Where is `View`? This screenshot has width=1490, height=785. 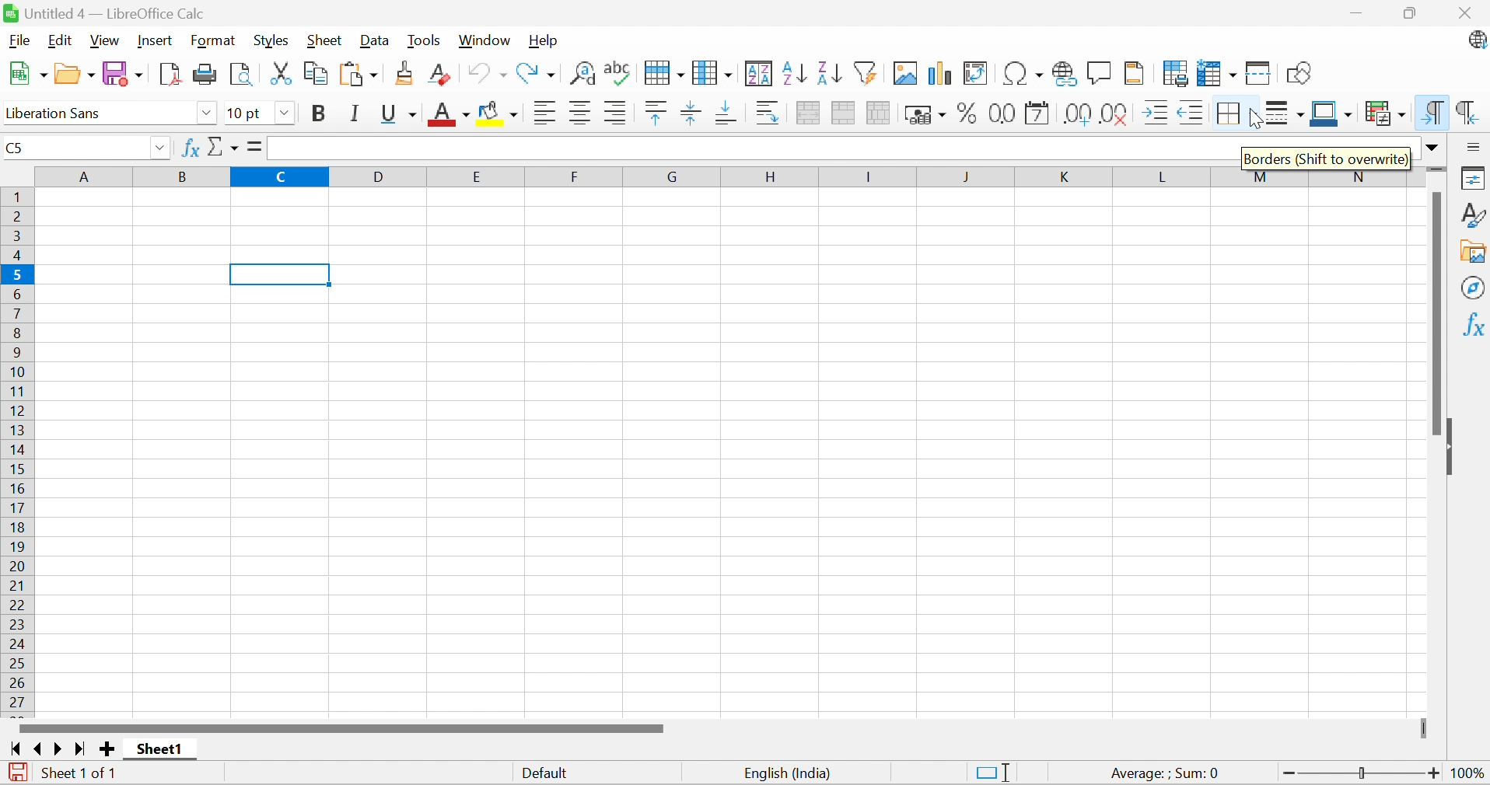
View is located at coordinates (105, 41).